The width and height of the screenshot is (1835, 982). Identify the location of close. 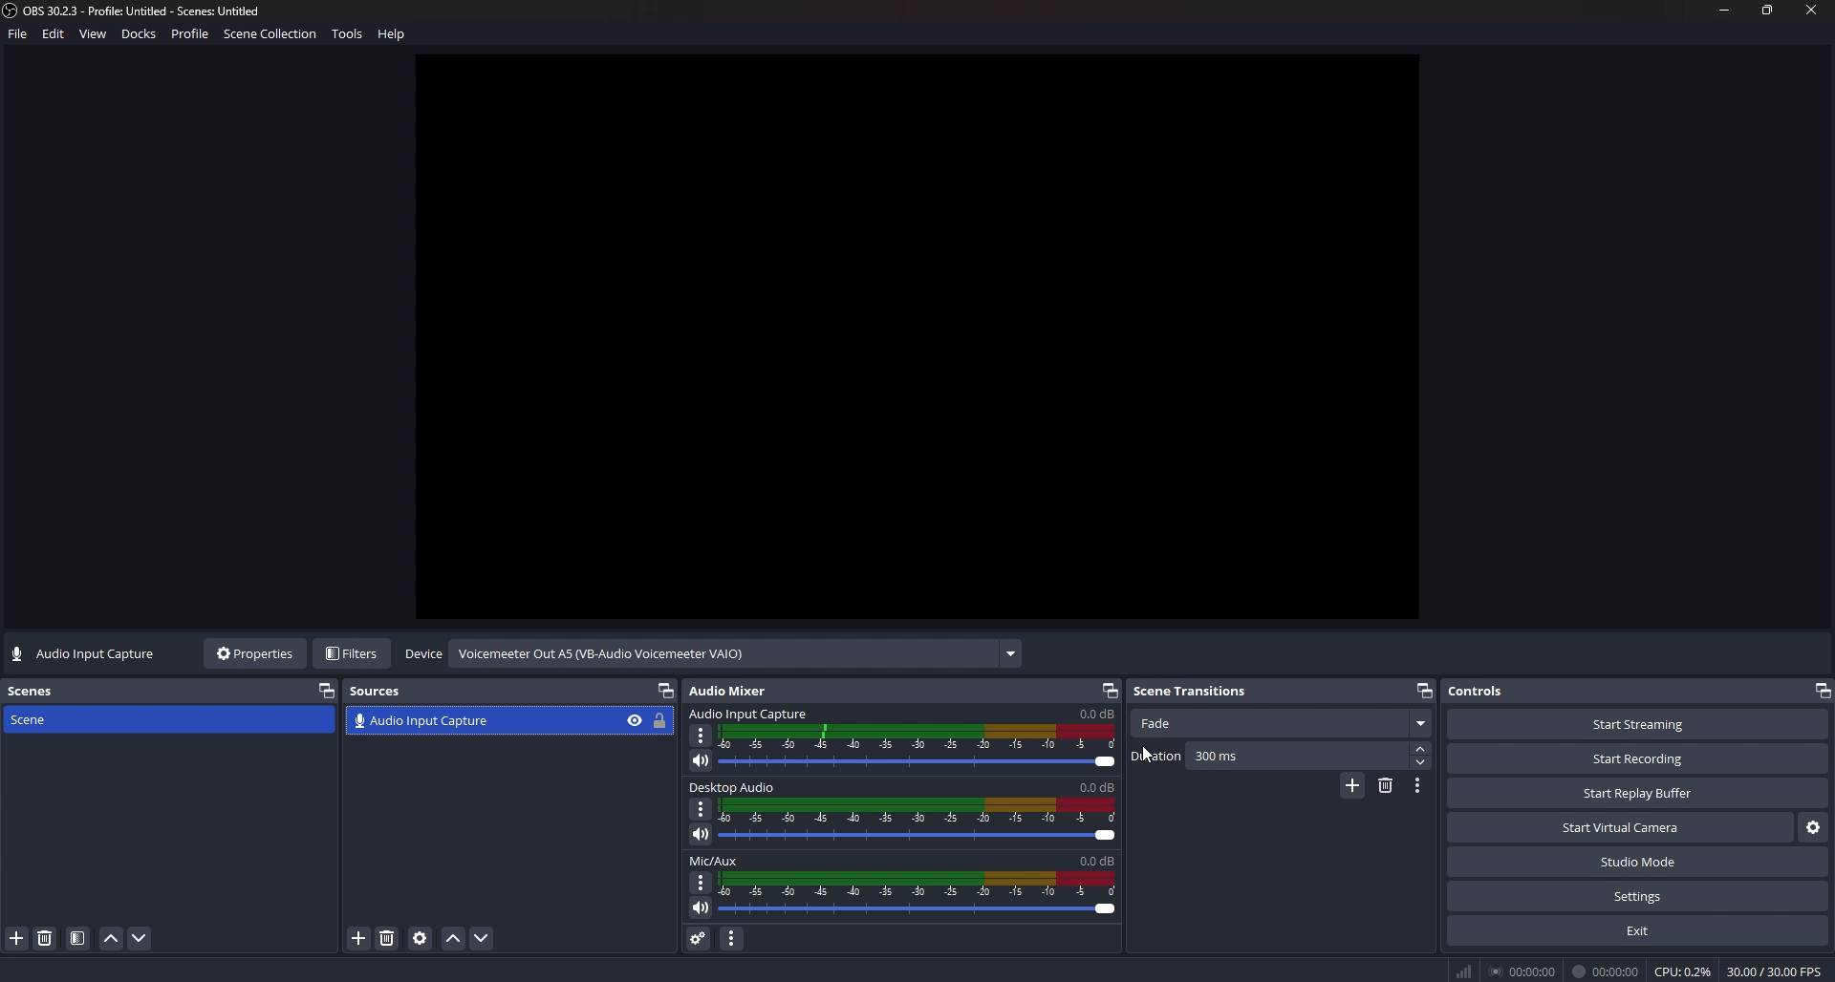
(1812, 12).